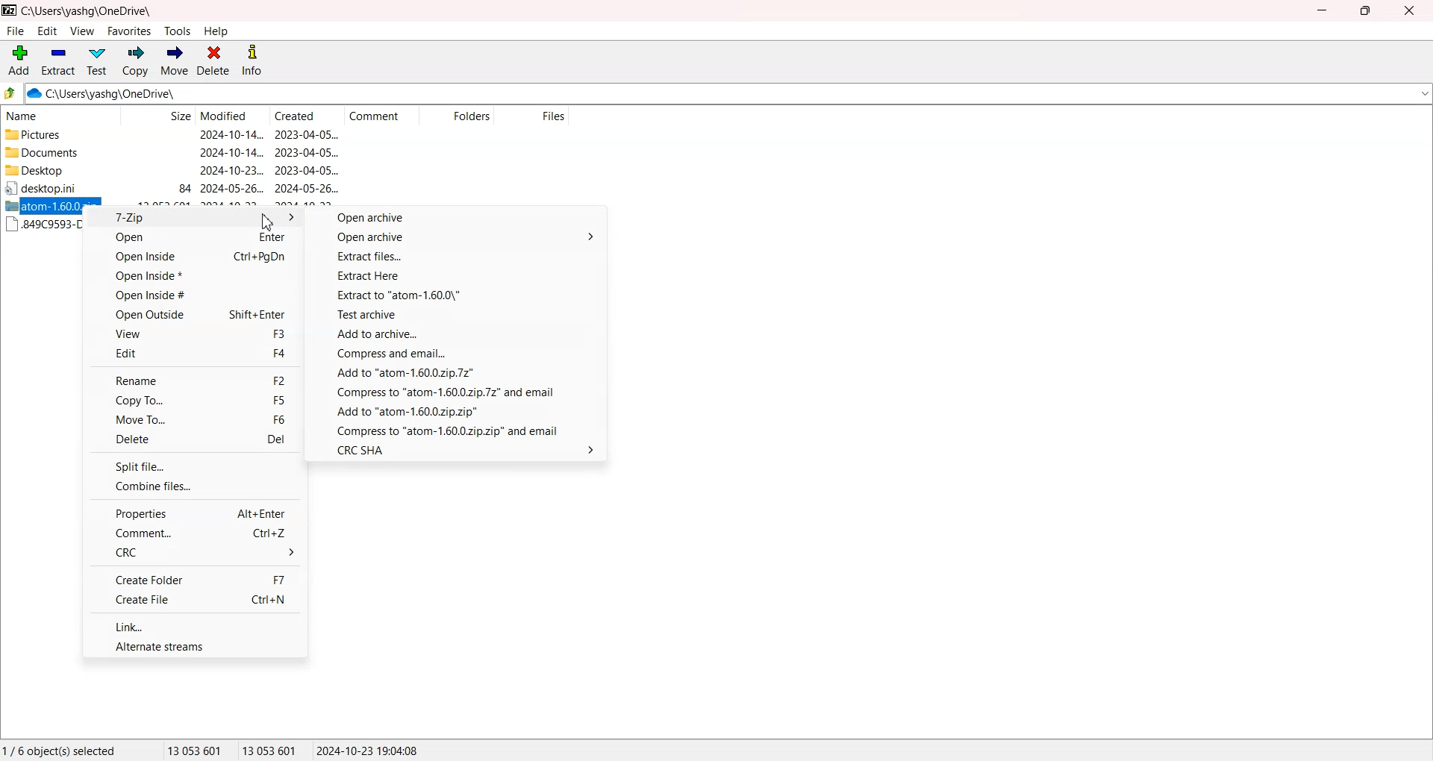 The height and width of the screenshot is (761, 1433). What do you see at coordinates (307, 116) in the screenshot?
I see `Created Date` at bounding box center [307, 116].